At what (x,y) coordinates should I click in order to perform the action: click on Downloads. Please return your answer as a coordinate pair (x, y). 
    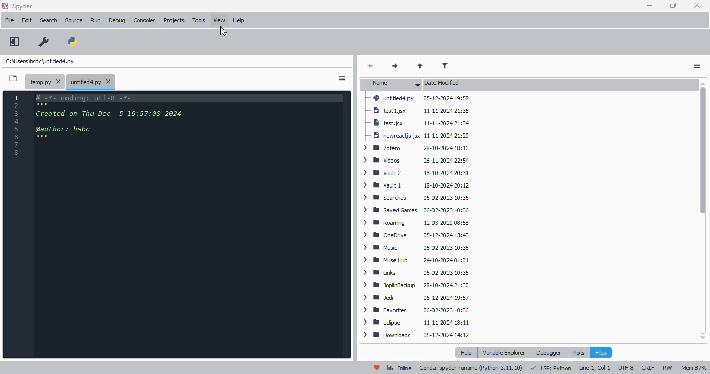
    Looking at the image, I should click on (416, 335).